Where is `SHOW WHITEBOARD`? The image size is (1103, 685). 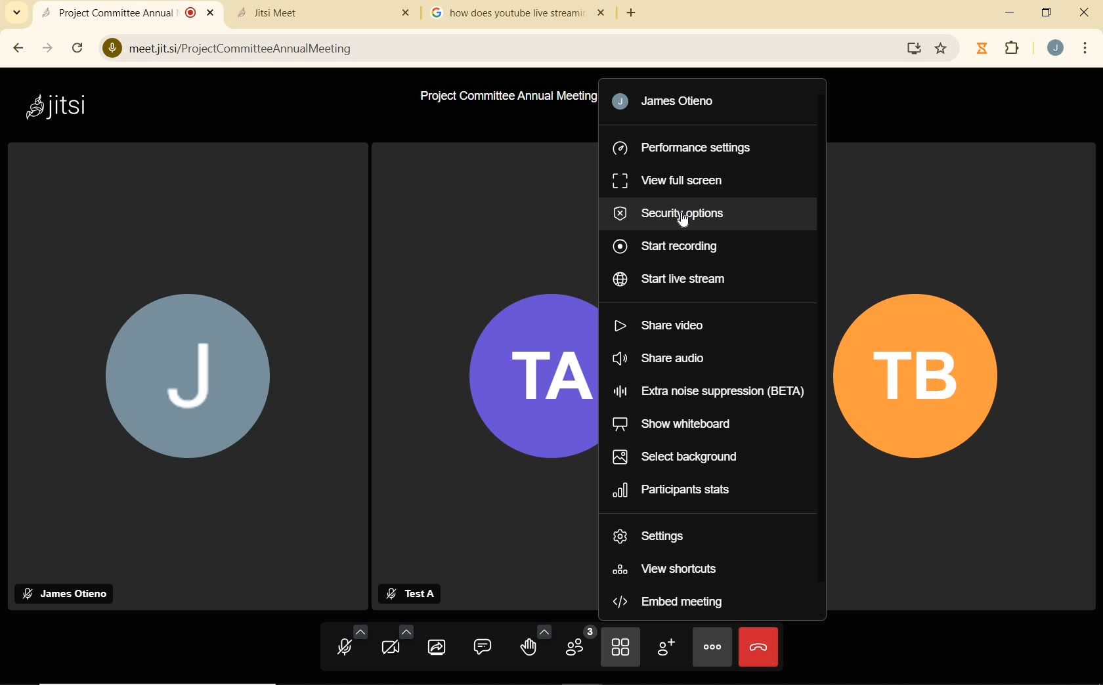 SHOW WHITEBOARD is located at coordinates (672, 424).